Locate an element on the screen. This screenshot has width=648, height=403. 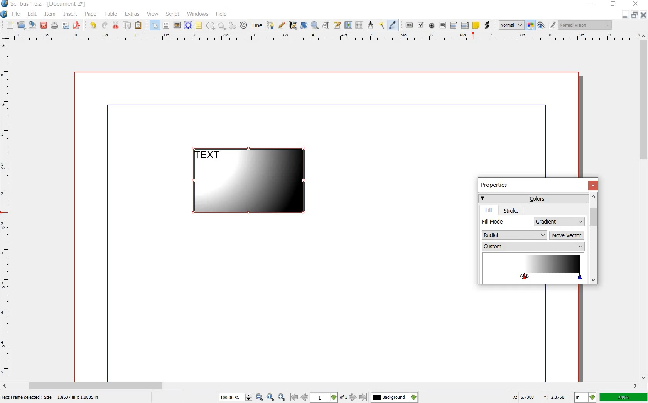
color stop is located at coordinates (533, 268).